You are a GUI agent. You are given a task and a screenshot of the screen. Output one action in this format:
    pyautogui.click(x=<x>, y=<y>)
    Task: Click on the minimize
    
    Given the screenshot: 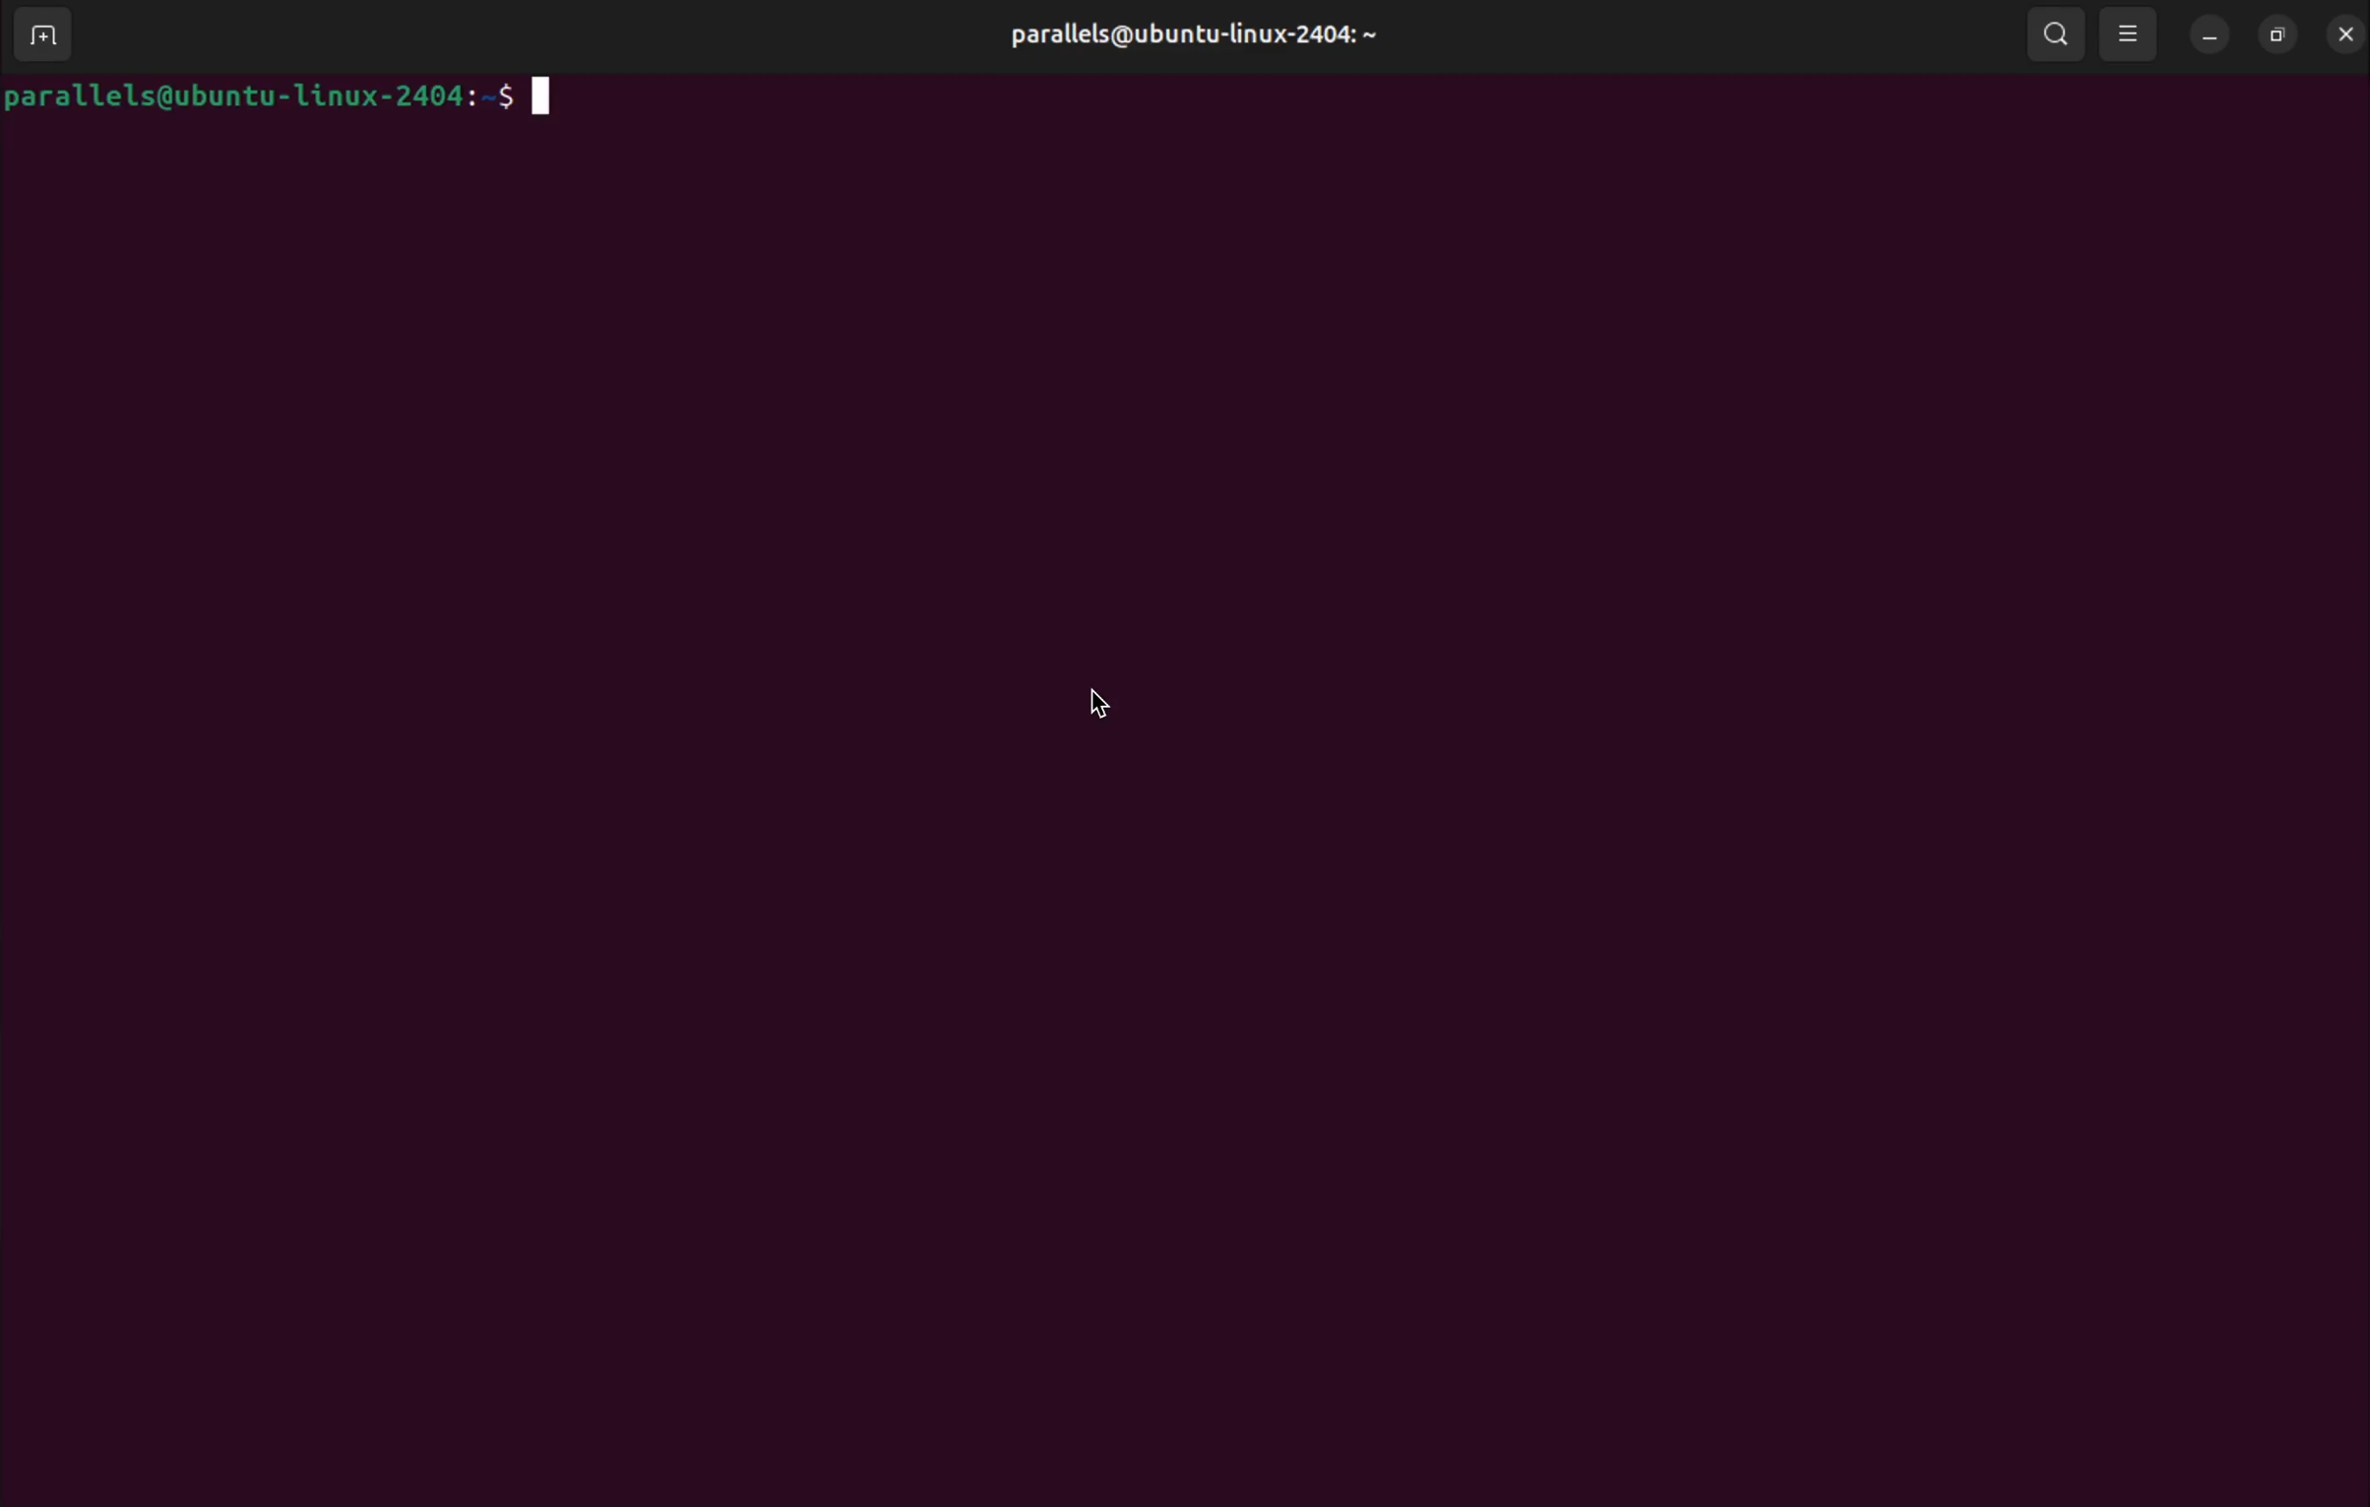 What is the action you would take?
    pyautogui.click(x=2206, y=35)
    